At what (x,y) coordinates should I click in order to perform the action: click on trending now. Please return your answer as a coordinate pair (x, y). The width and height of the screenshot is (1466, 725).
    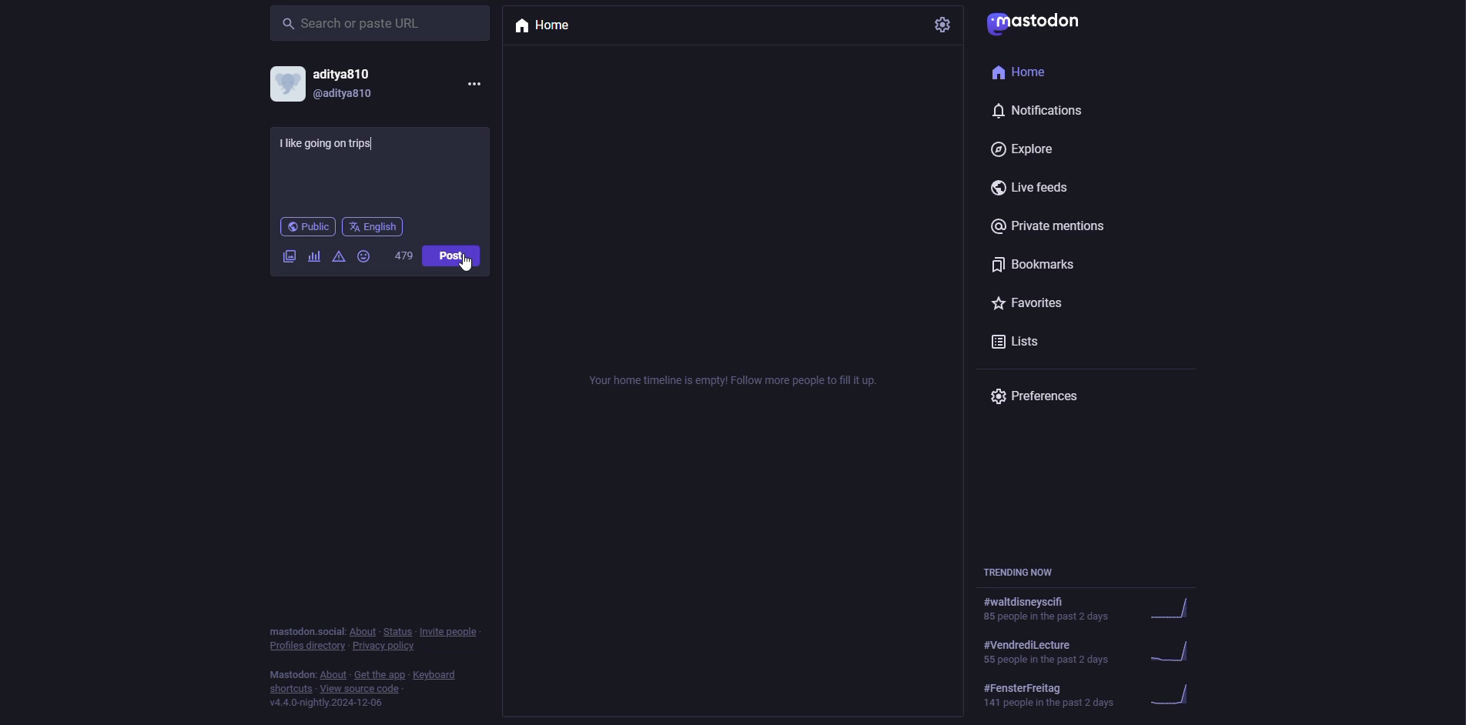
    Looking at the image, I should click on (1024, 570).